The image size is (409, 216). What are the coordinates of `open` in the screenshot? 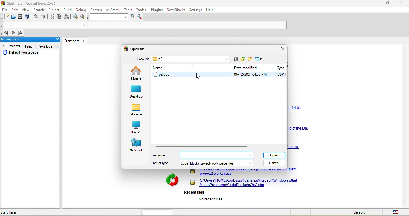 It's located at (274, 155).